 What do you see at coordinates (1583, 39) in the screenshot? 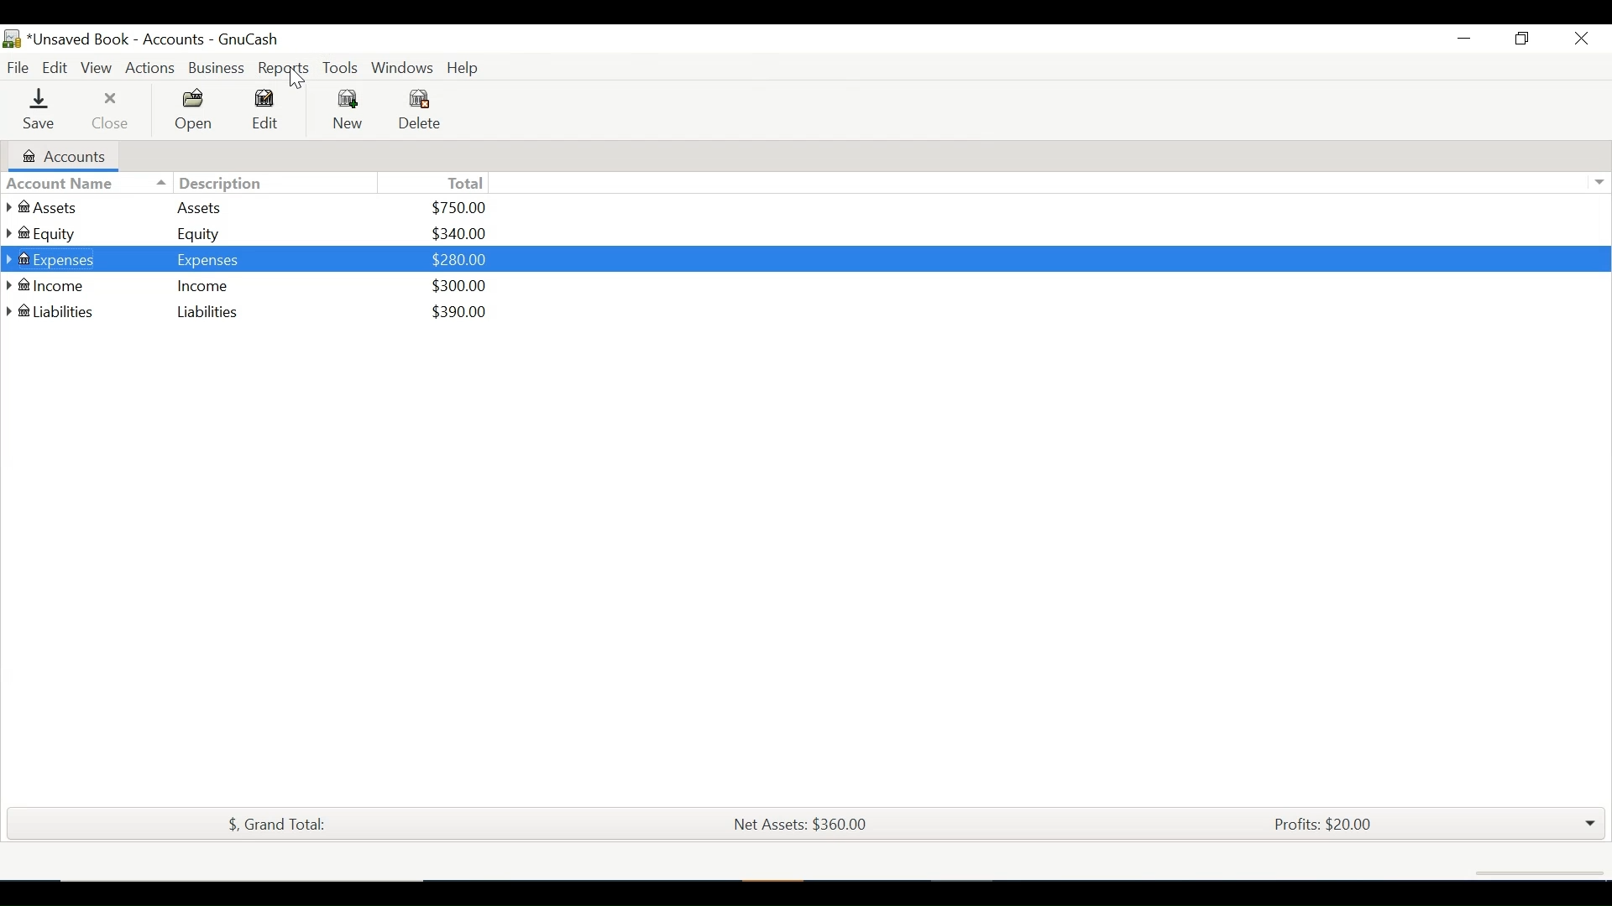
I see `Close` at bounding box center [1583, 39].